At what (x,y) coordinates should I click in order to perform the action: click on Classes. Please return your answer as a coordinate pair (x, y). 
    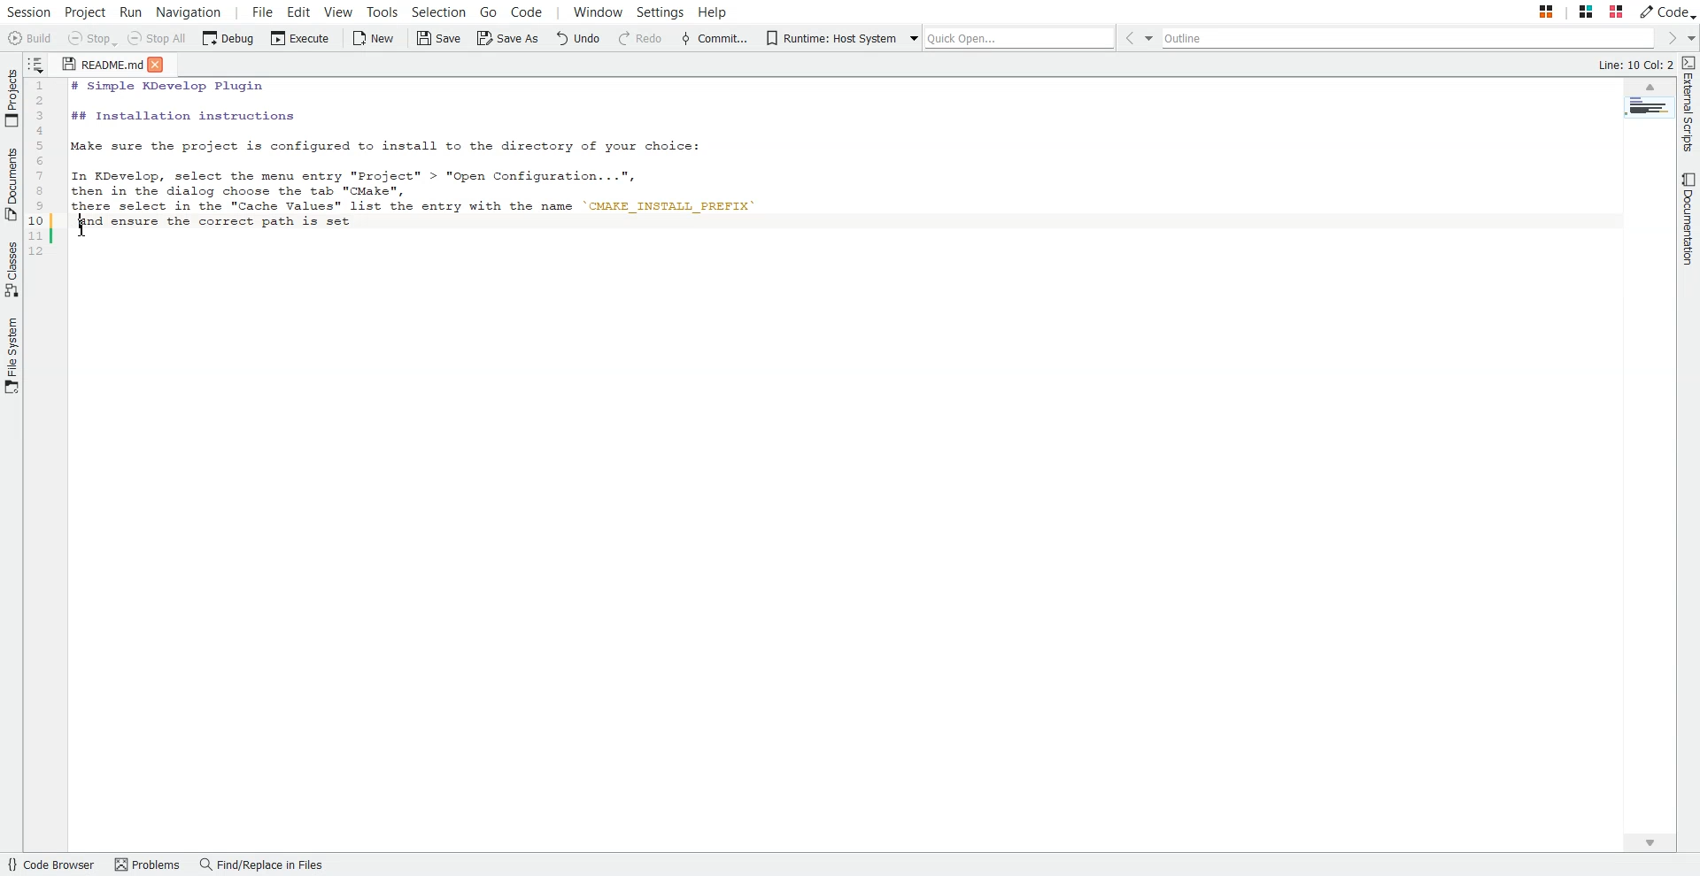
    Looking at the image, I should click on (12, 270).